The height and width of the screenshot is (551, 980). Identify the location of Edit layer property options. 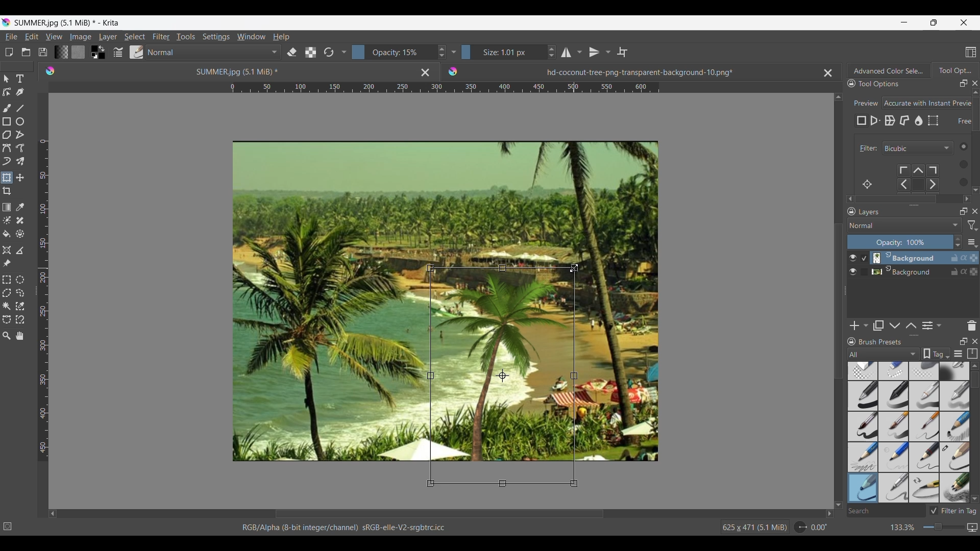
(939, 325).